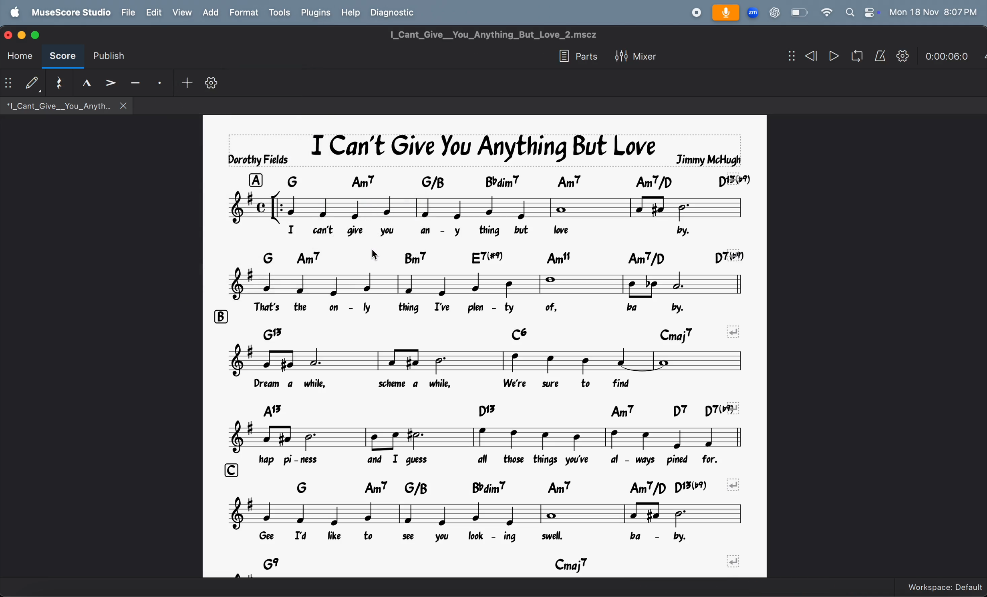  Describe the element at coordinates (22, 81) in the screenshot. I see `default step time` at that location.